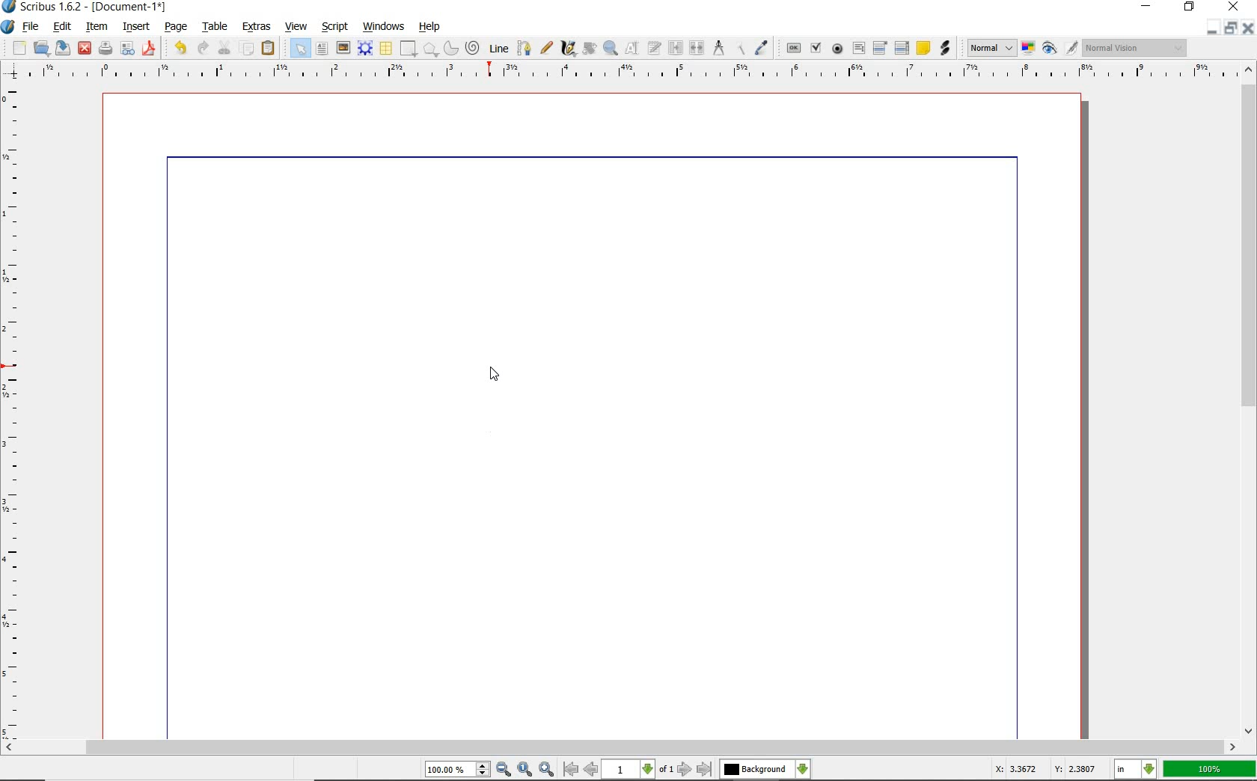  What do you see at coordinates (7, 26) in the screenshot?
I see `system logo` at bounding box center [7, 26].